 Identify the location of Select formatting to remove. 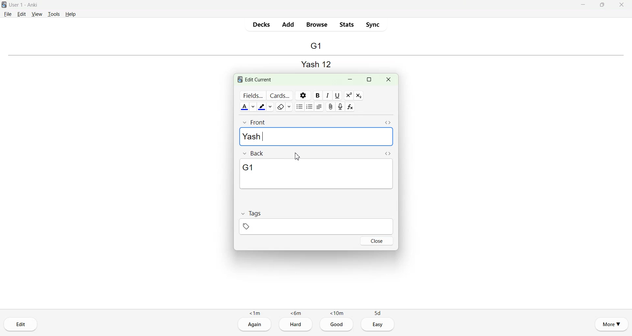
(290, 107).